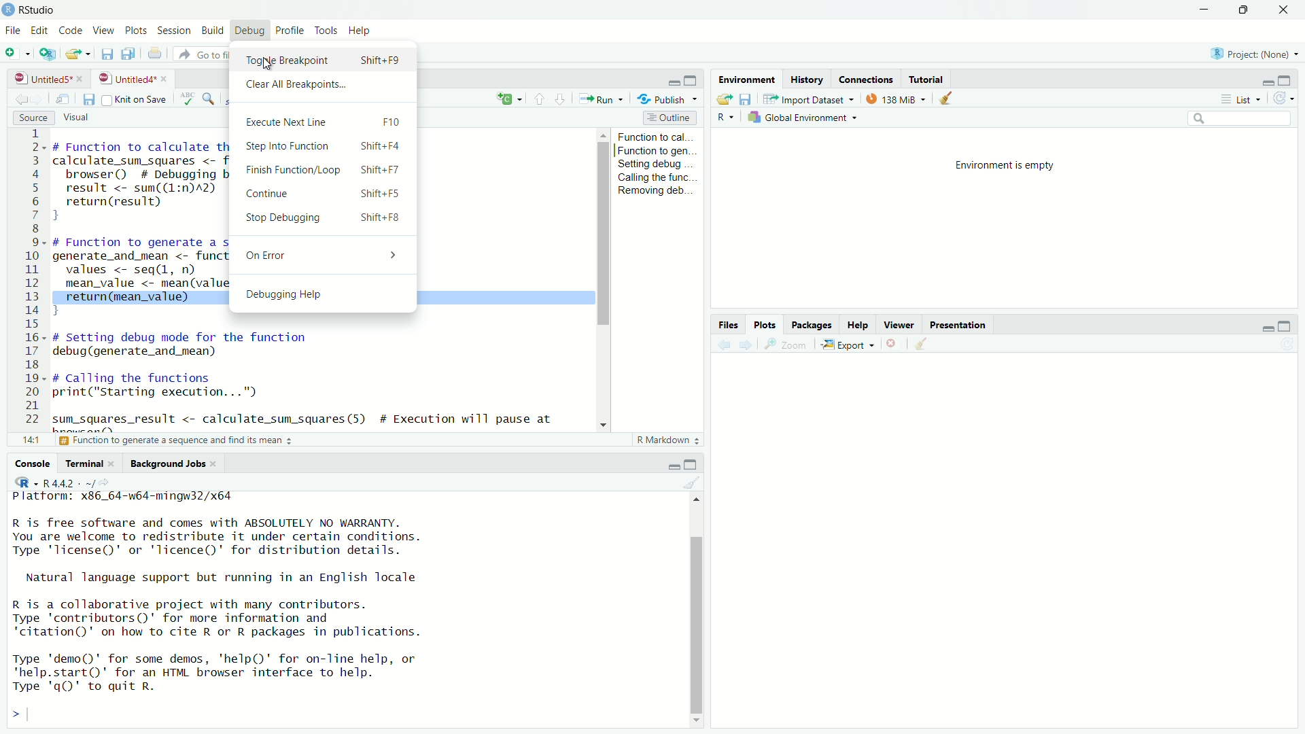  I want to click on go to next section/chunk, so click(558, 100).